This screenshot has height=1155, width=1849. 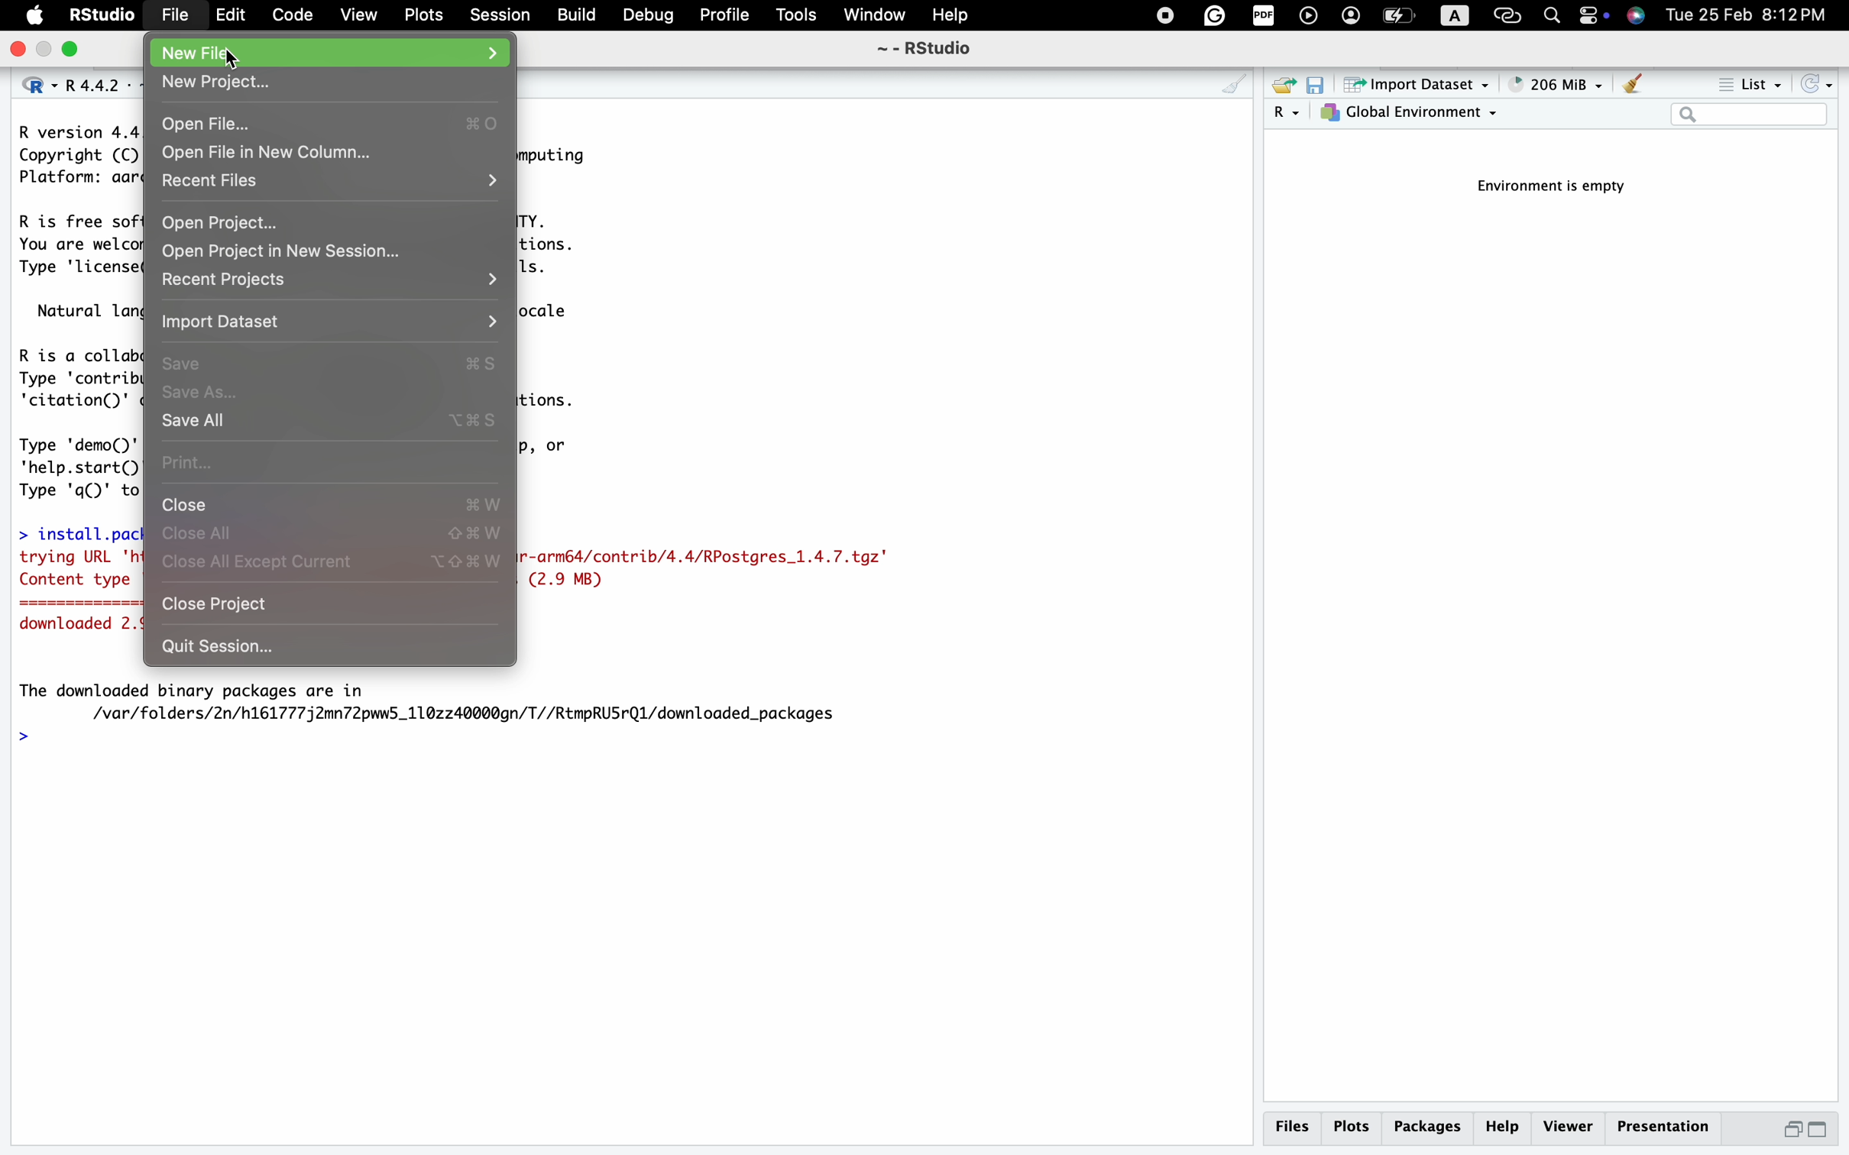 I want to click on Tue 25 Feb 8:12PM, so click(x=1757, y=17).